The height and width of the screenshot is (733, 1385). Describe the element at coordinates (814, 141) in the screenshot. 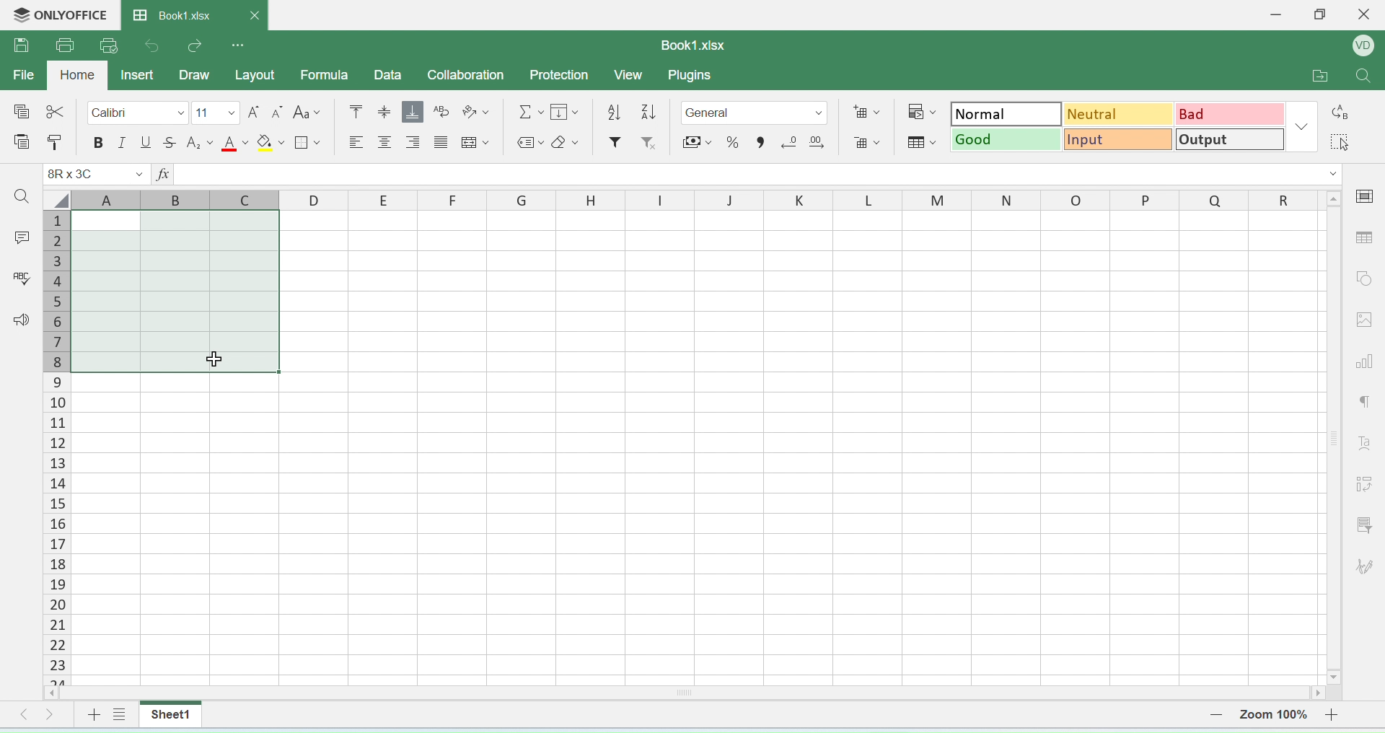

I see `add decimal point` at that location.